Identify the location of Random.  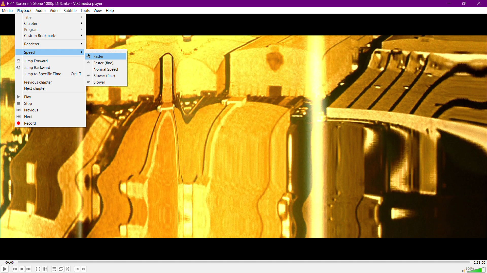
(68, 269).